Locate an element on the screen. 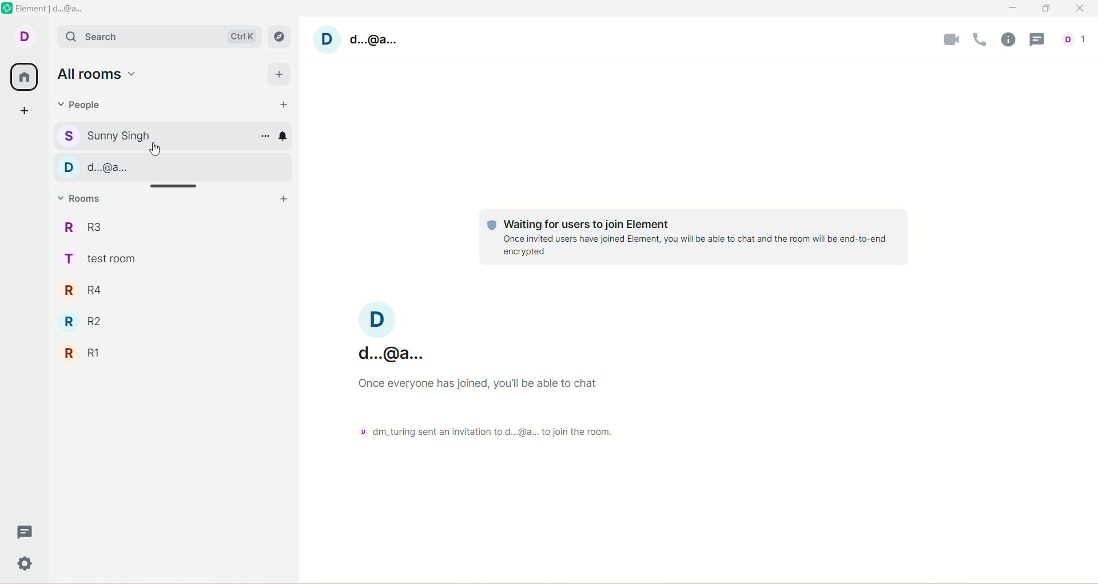 Image resolution: width=1098 pixels, height=584 pixels. threads is located at coordinates (25, 531).